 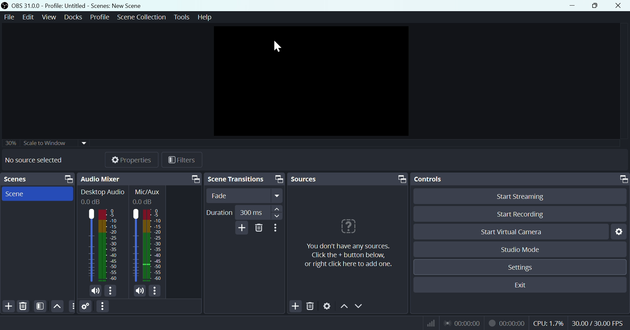 I want to click on add, so click(x=241, y=229).